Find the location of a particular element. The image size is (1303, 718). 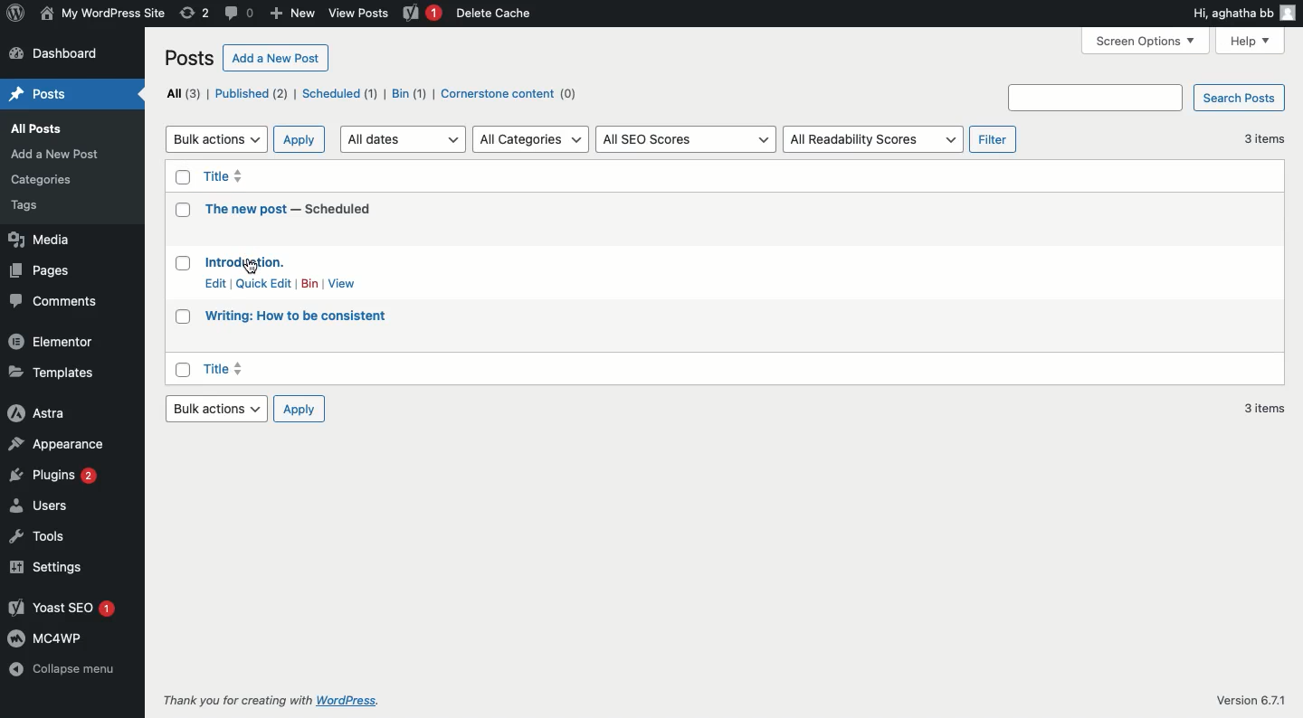

Plugins is located at coordinates (55, 476).